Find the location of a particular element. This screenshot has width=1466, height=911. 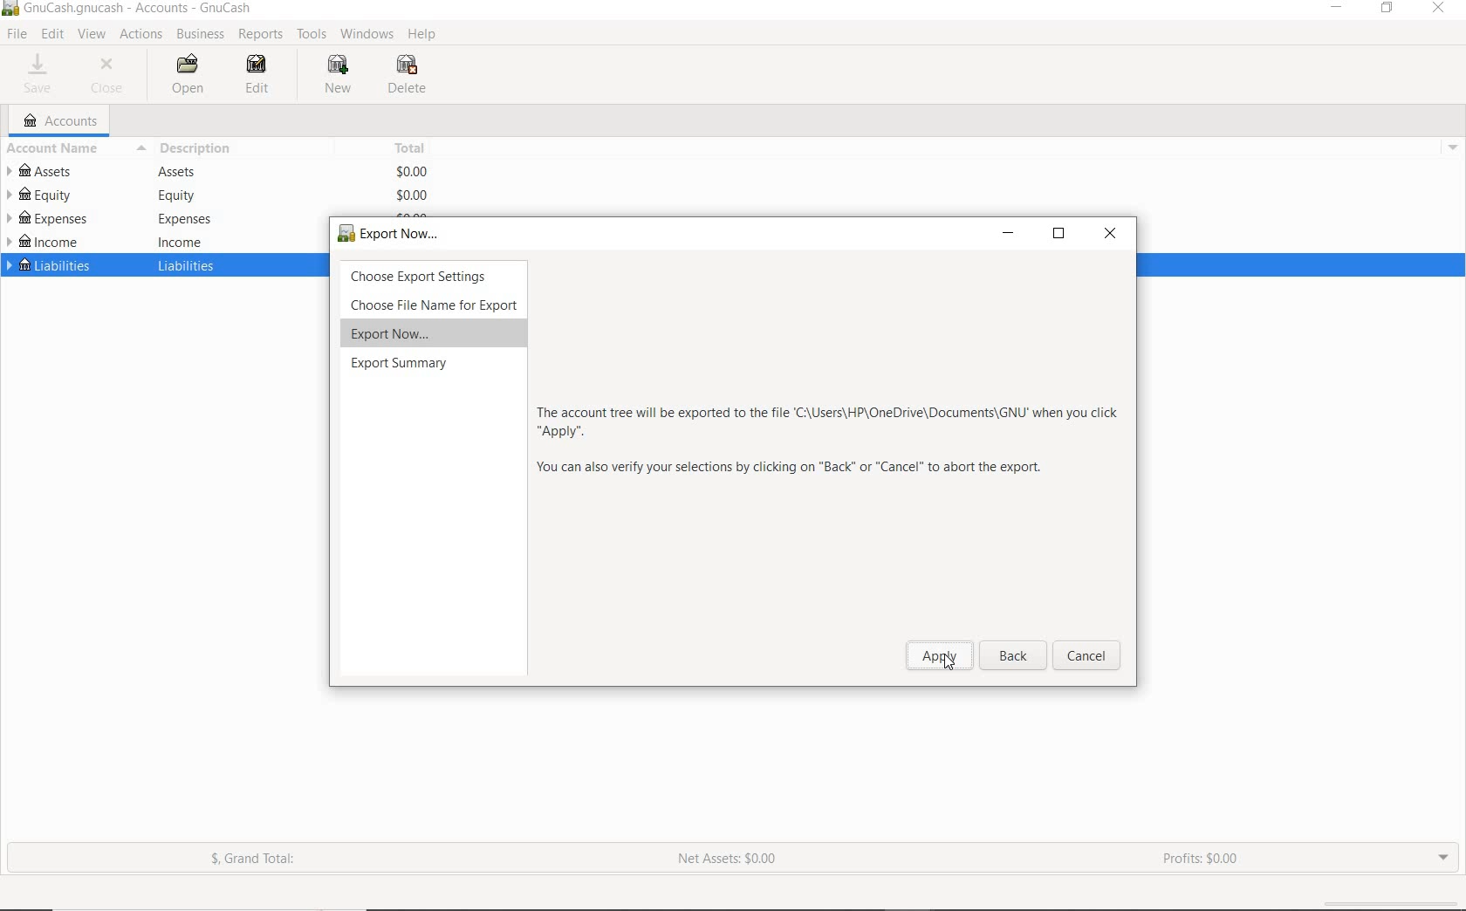

HELP is located at coordinates (422, 35).